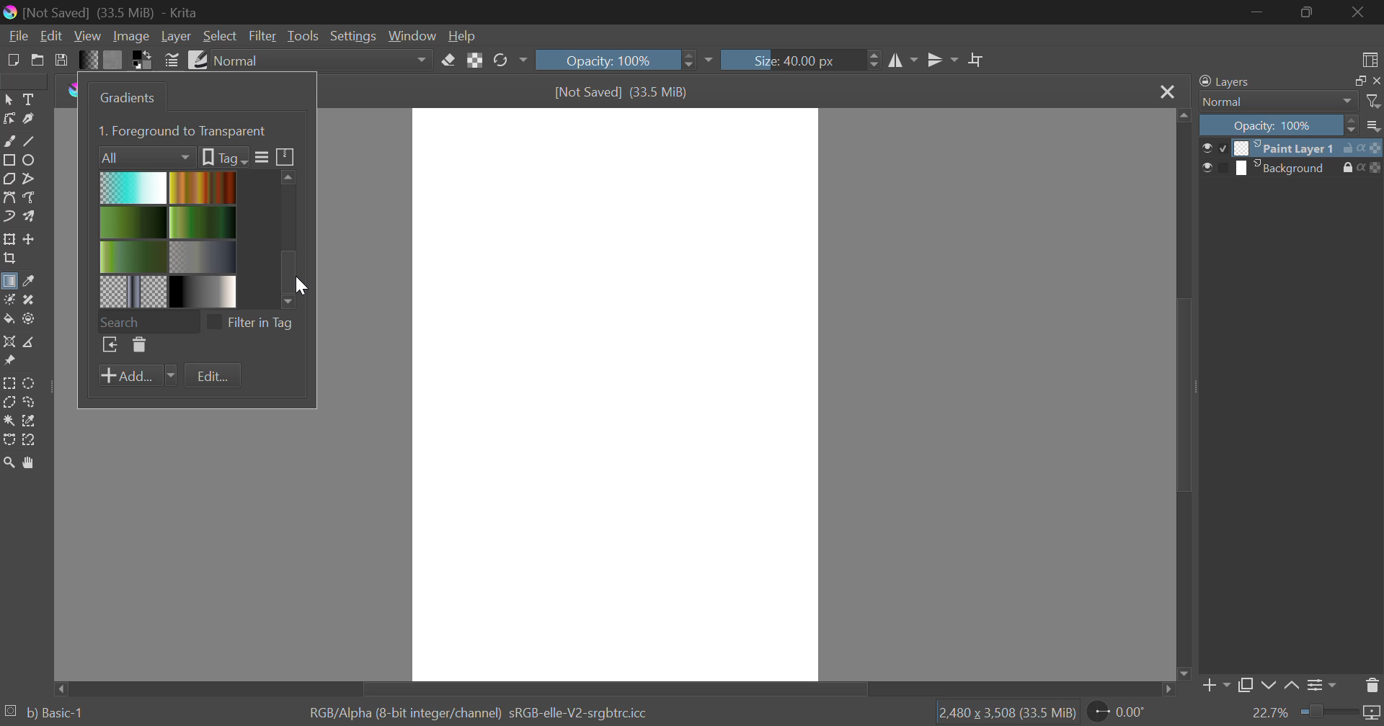 Image resolution: width=1384 pixels, height=726 pixels. What do you see at coordinates (29, 440) in the screenshot?
I see `Magnetic Selection` at bounding box center [29, 440].